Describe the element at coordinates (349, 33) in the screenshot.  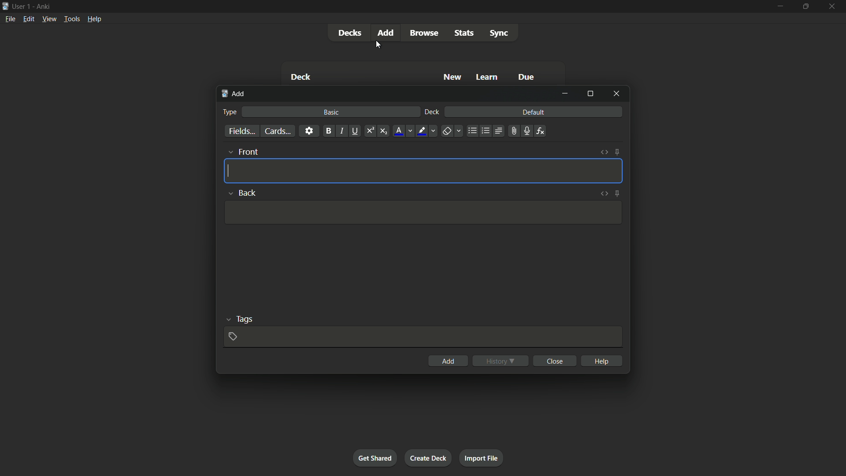
I see `decks` at that location.